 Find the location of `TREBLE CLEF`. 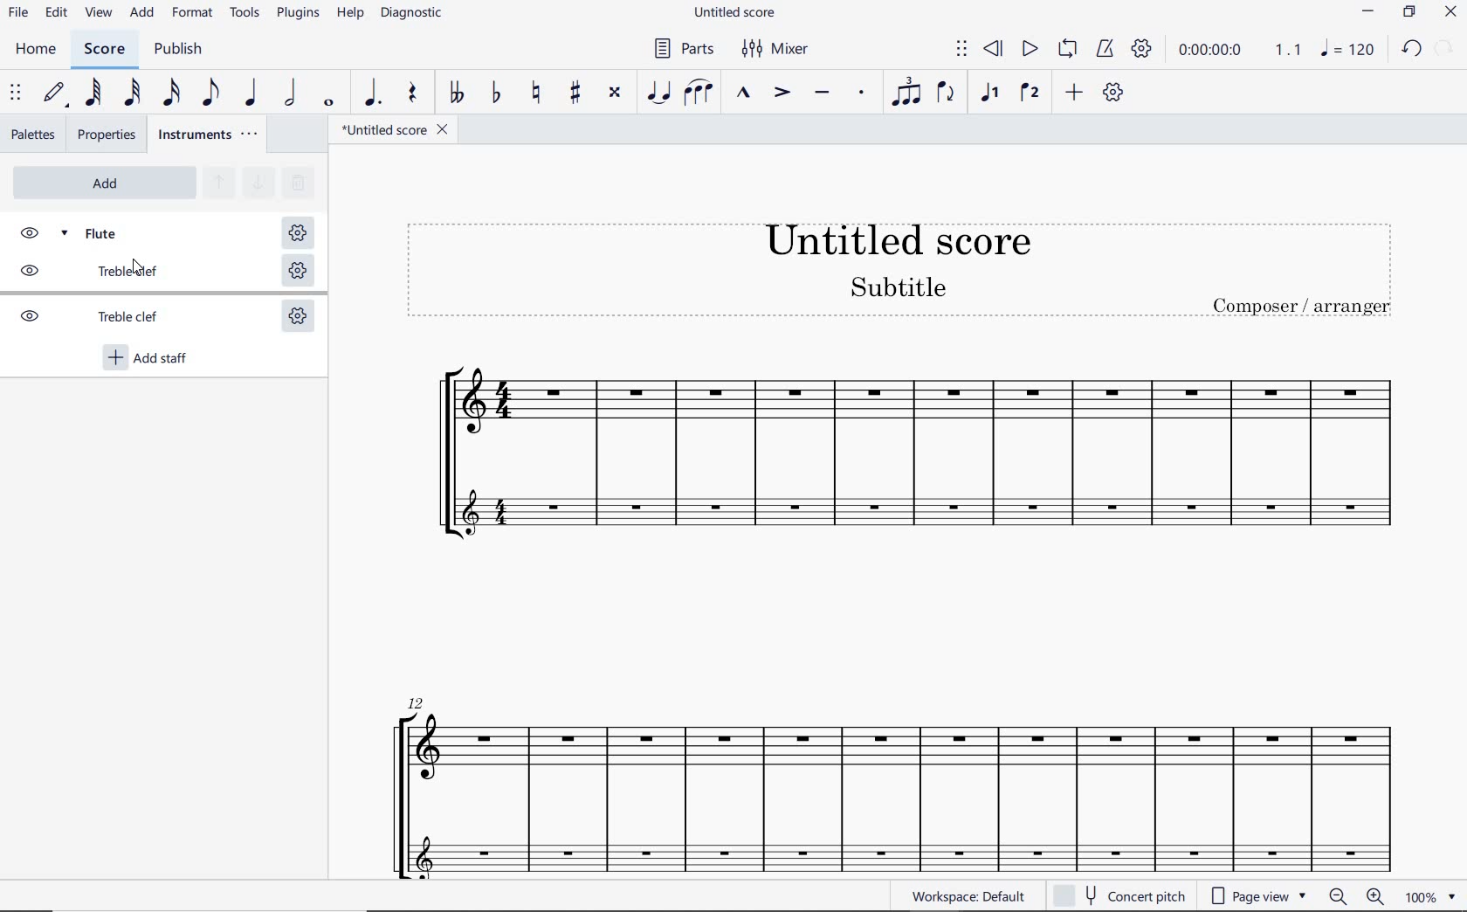

TREBLE CLEF is located at coordinates (107, 319).